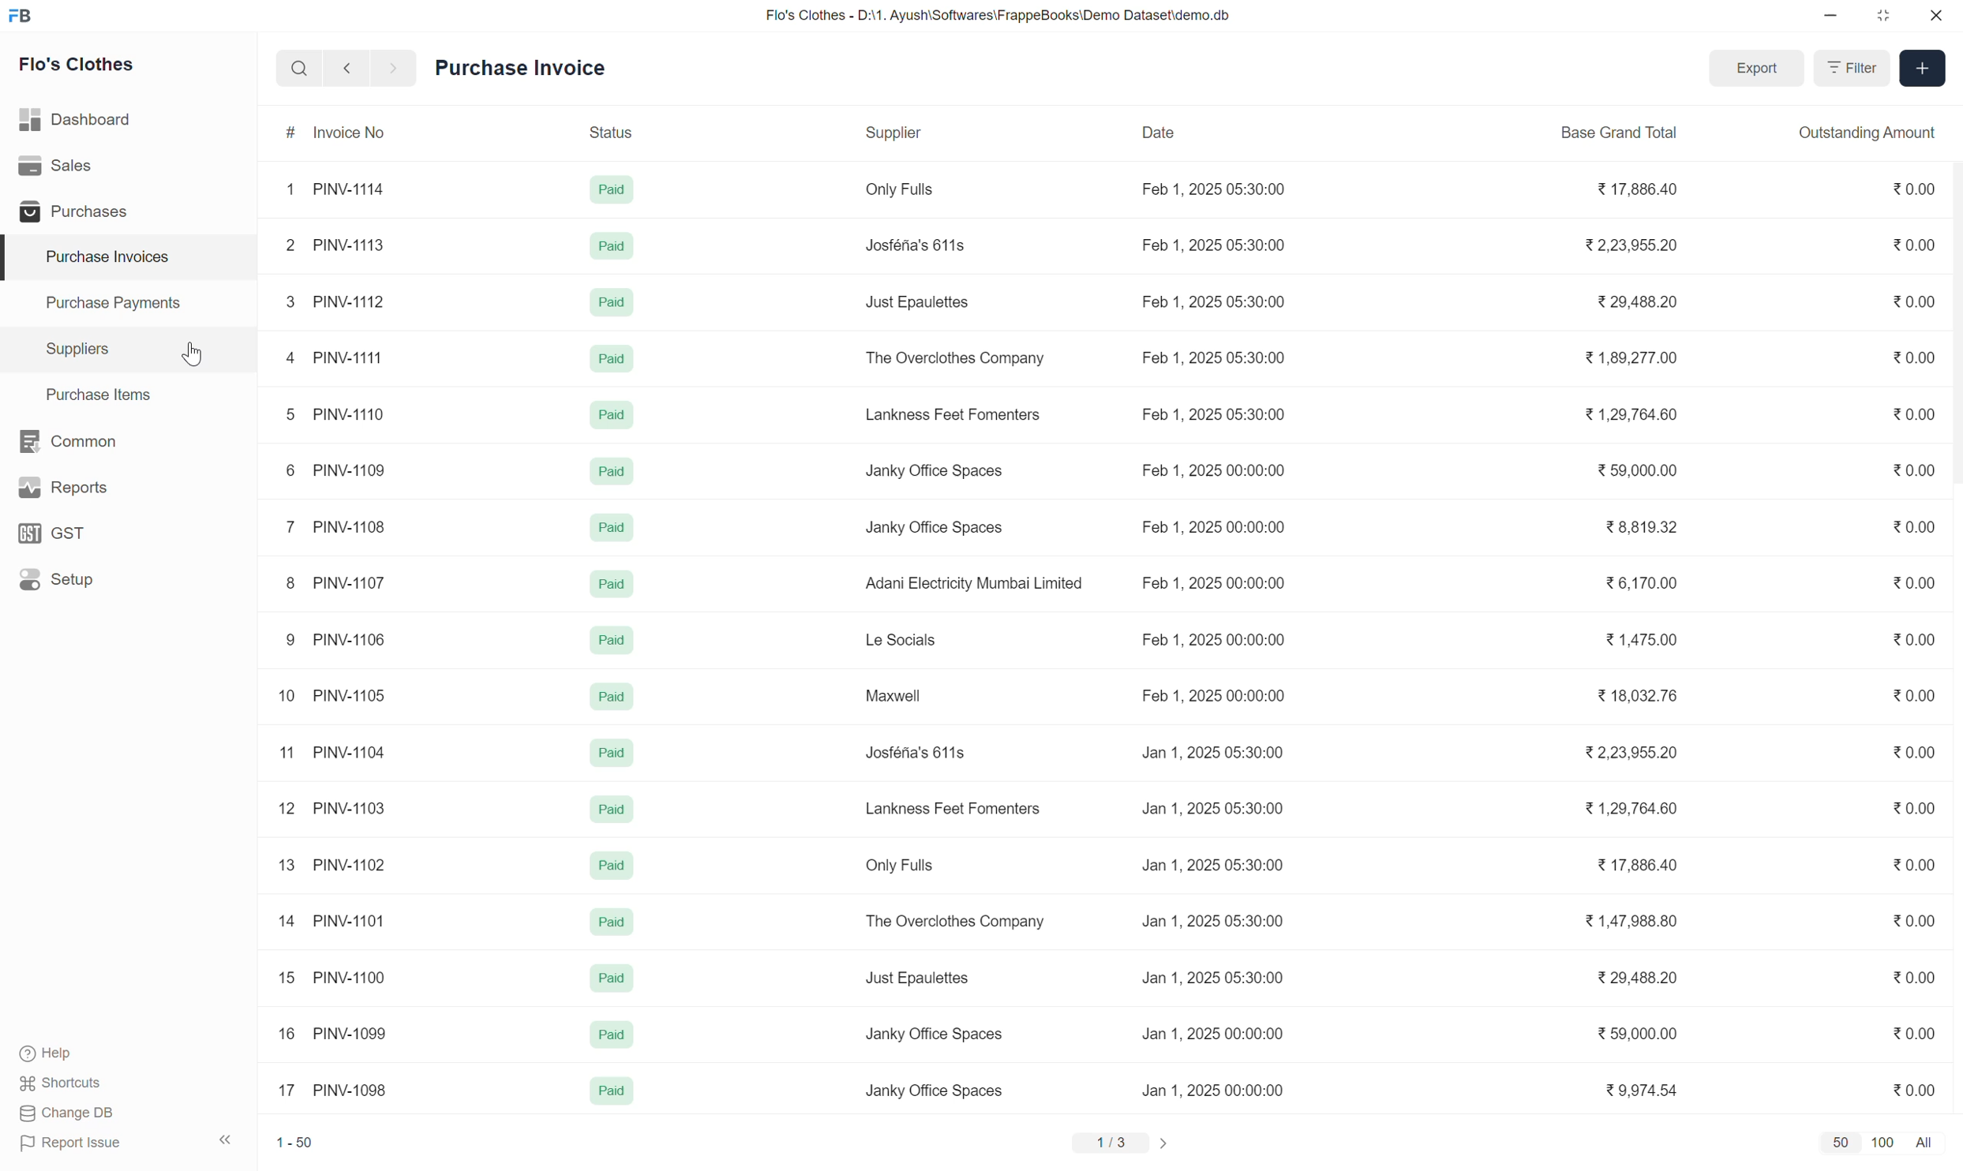 This screenshot has height=1171, width=1963. What do you see at coordinates (1215, 922) in the screenshot?
I see `Jan 1, 2025 05:30:00` at bounding box center [1215, 922].